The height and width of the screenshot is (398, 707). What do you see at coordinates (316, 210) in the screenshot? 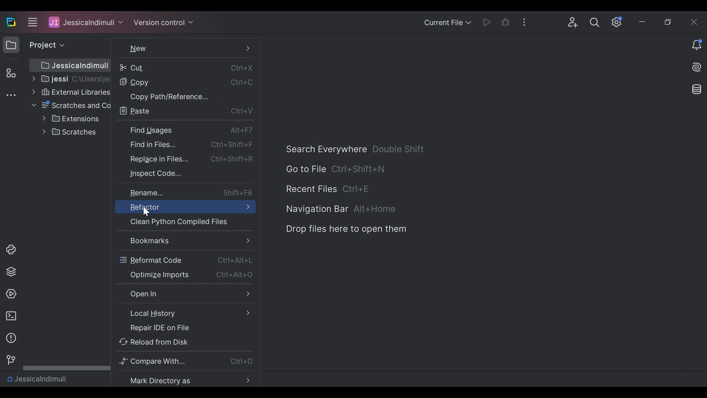
I see `Navigation bar` at bounding box center [316, 210].